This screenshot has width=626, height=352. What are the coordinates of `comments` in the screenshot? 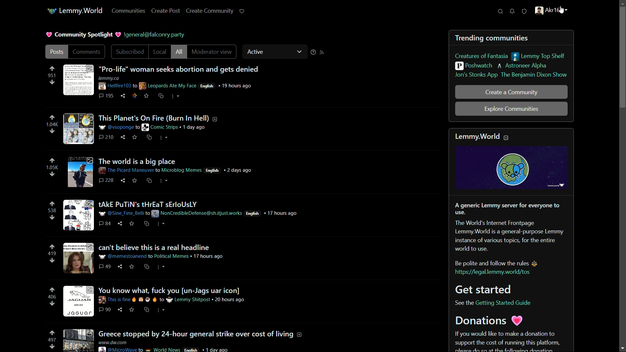 It's located at (87, 51).